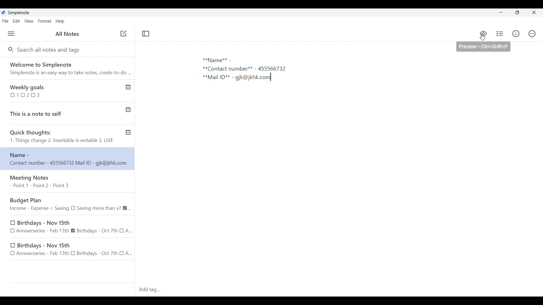  I want to click on Description of Preview toggle, so click(483, 47).